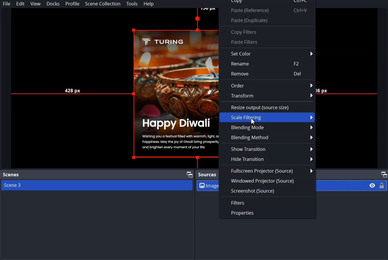 Image resolution: width=388 pixels, height=260 pixels. What do you see at coordinates (267, 137) in the screenshot?
I see `Blending method` at bounding box center [267, 137].